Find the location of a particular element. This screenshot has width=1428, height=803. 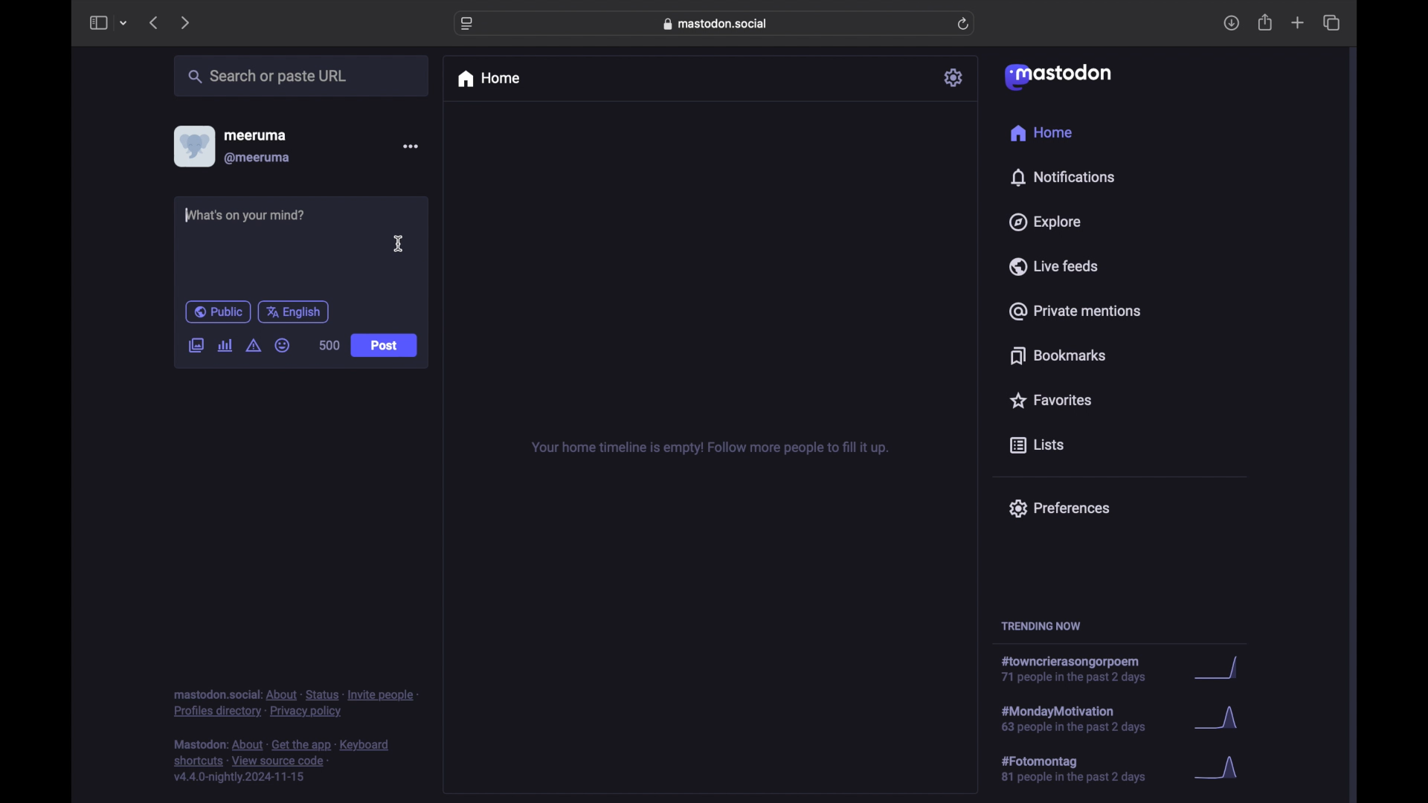

graph is located at coordinates (1222, 668).